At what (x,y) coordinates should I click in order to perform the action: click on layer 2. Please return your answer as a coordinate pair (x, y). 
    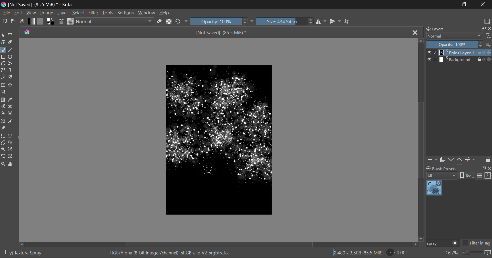
    Looking at the image, I should click on (457, 60).